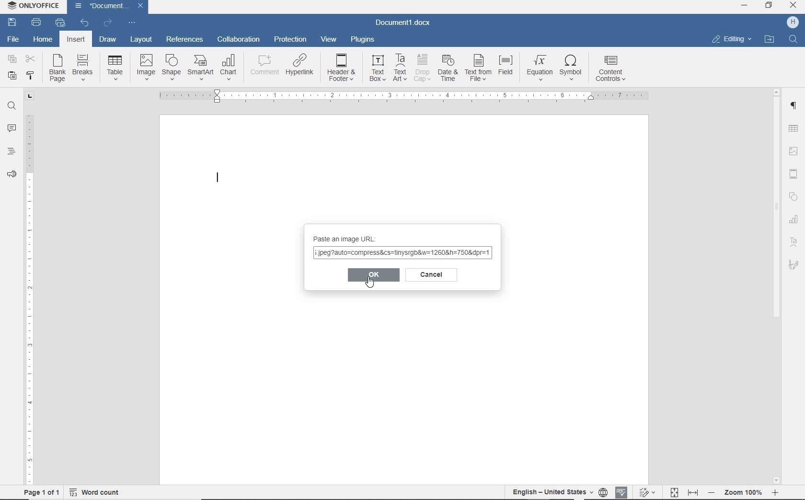 This screenshot has width=805, height=500. Describe the element at coordinates (795, 127) in the screenshot. I see `table` at that location.